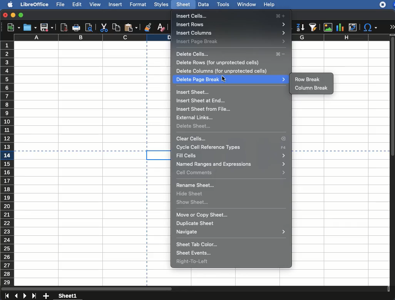 This screenshot has height=300, width=395. What do you see at coordinates (232, 55) in the screenshot?
I see `delete cells` at bounding box center [232, 55].